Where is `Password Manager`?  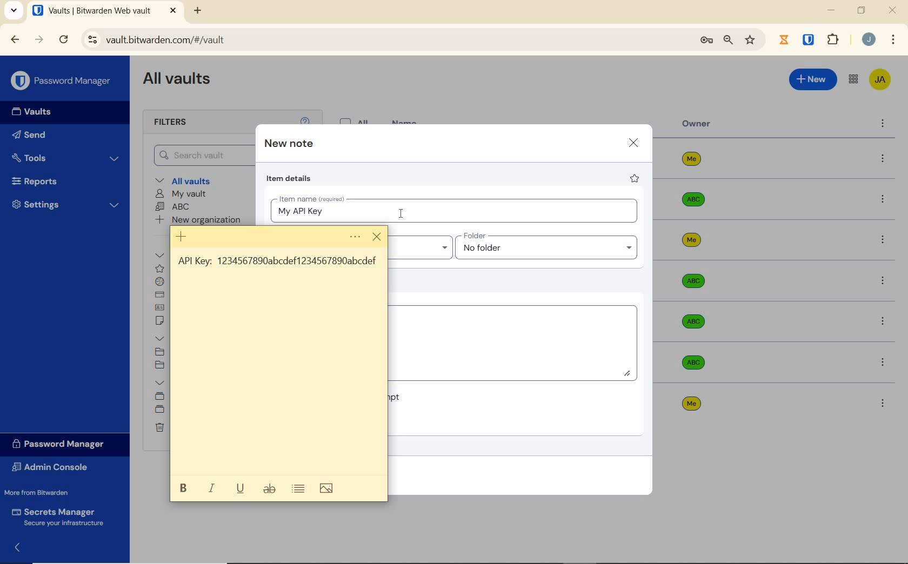
Password Manager is located at coordinates (62, 80).